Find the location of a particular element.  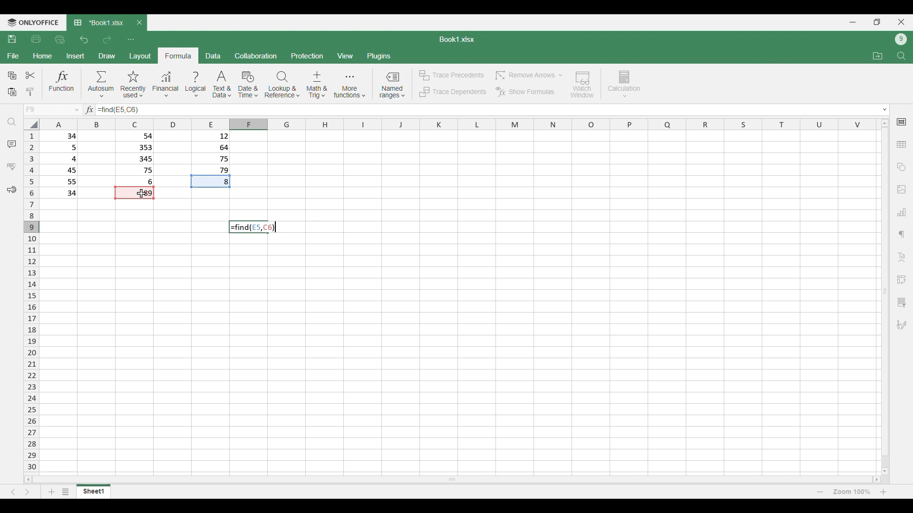

View menu is located at coordinates (345, 56).